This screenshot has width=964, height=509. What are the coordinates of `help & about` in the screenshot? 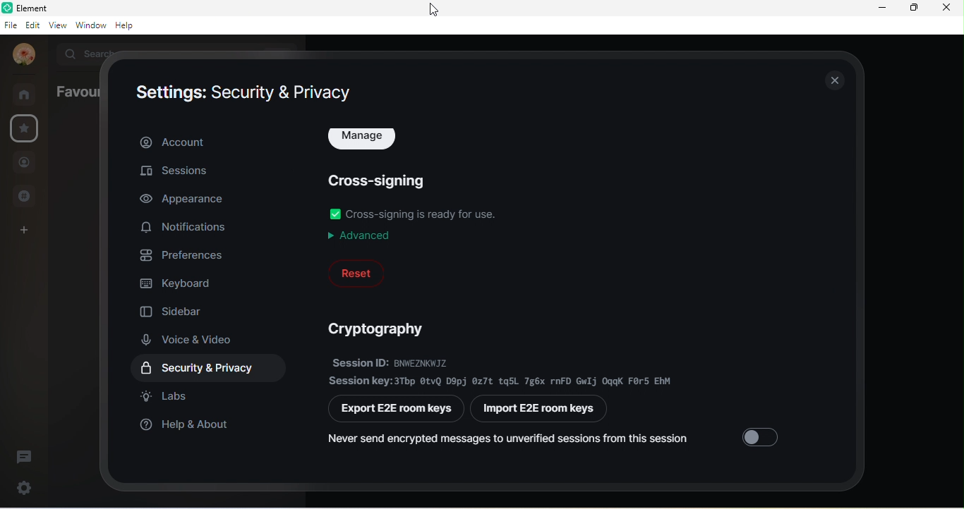 It's located at (189, 429).